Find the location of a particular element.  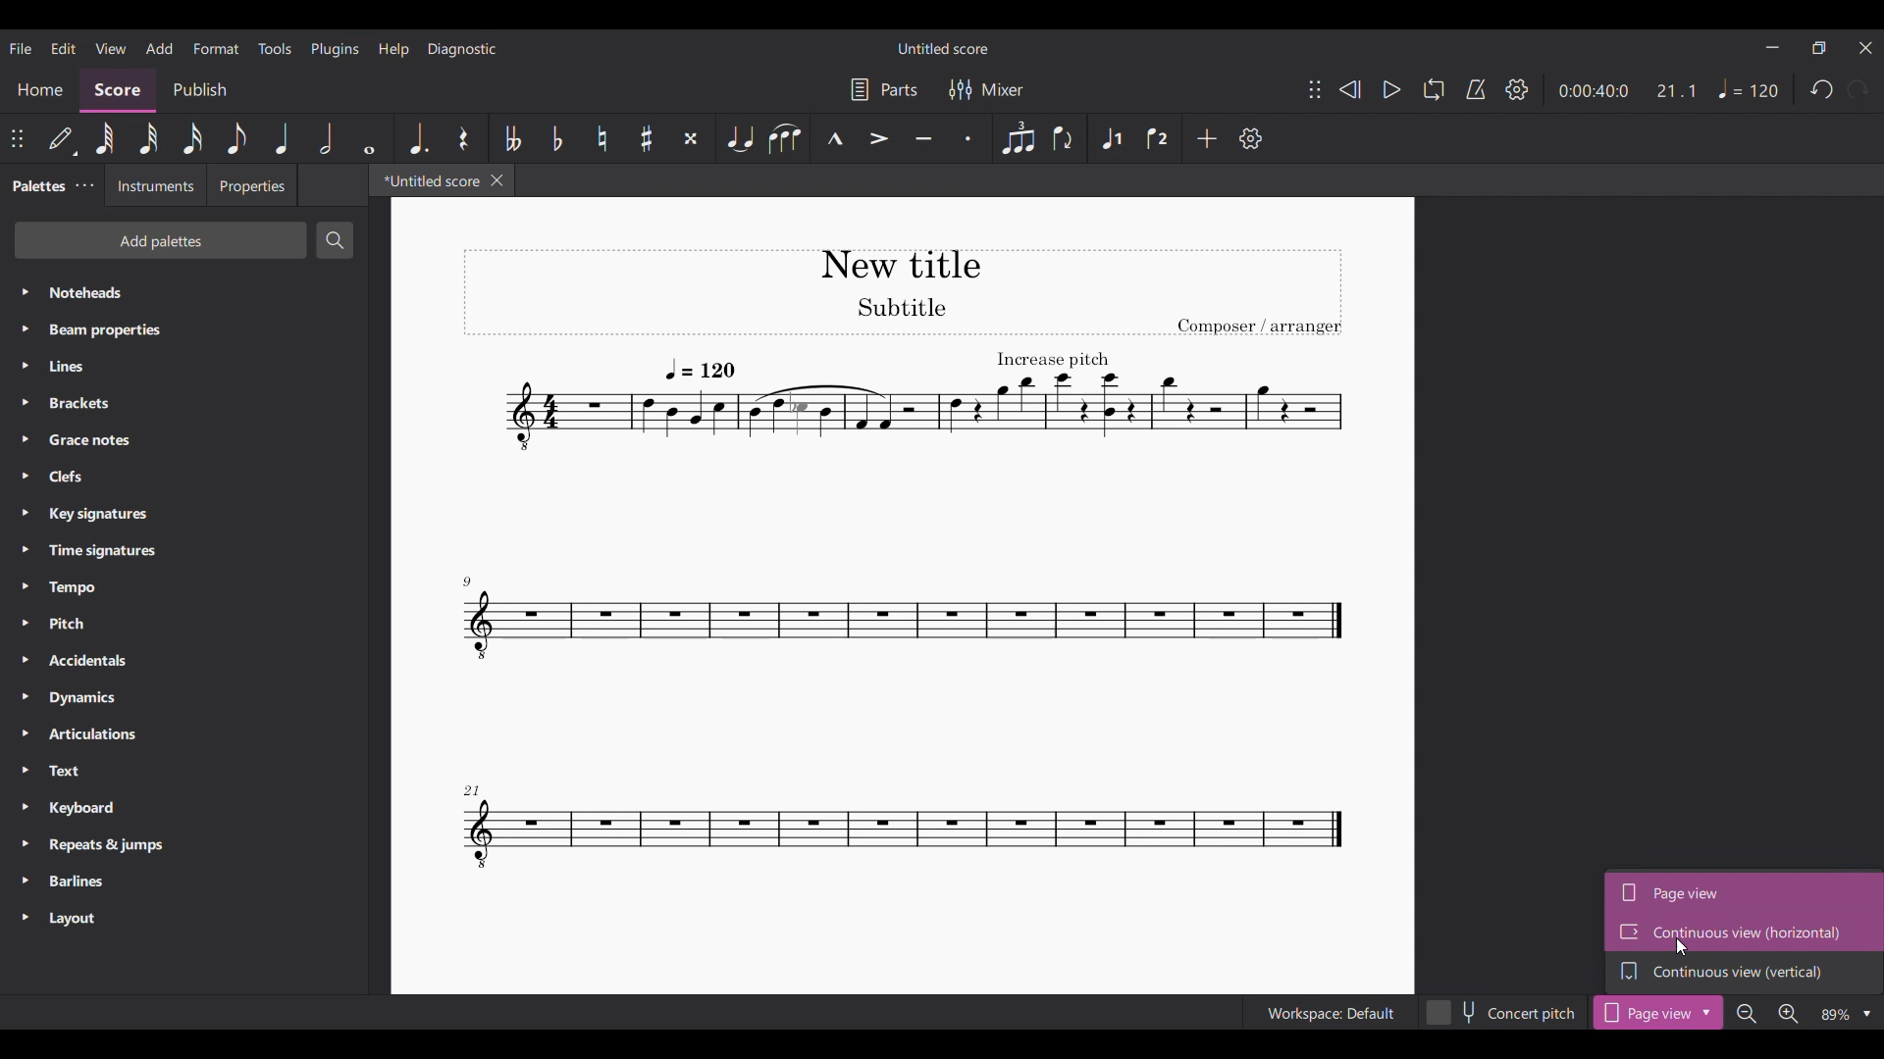

Format menu is located at coordinates (215, 48).